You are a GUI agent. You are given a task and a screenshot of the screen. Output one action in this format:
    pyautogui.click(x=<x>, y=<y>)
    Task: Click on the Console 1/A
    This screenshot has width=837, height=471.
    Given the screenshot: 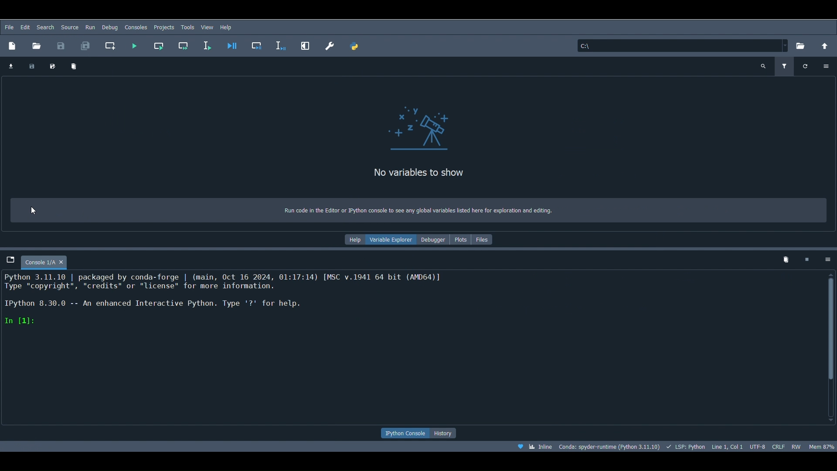 What is the action you would take?
    pyautogui.click(x=52, y=260)
    